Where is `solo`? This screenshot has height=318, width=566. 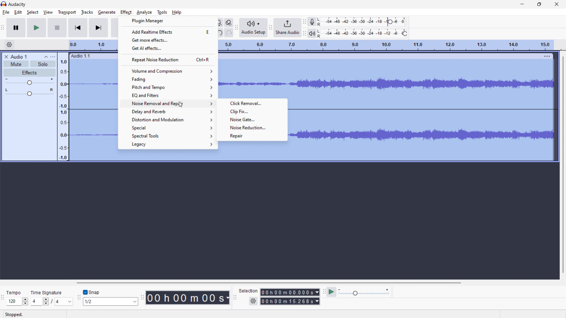
solo is located at coordinates (43, 64).